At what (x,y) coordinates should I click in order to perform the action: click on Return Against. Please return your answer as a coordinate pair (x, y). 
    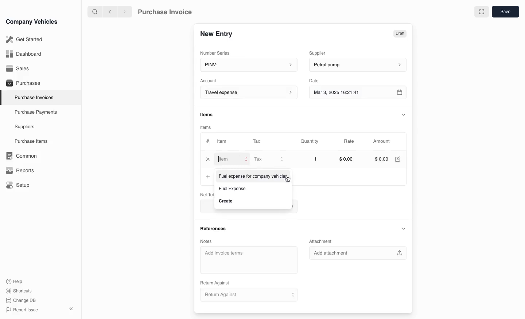
    Looking at the image, I should click on (248, 295).